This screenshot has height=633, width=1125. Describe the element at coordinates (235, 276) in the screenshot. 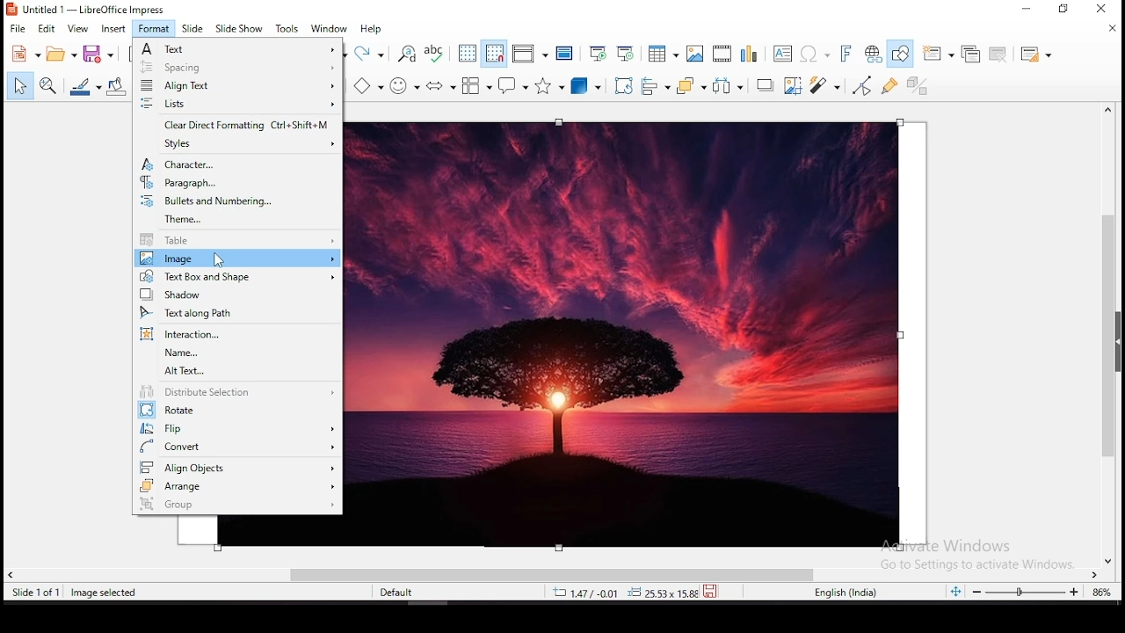

I see `text box and shape` at that location.